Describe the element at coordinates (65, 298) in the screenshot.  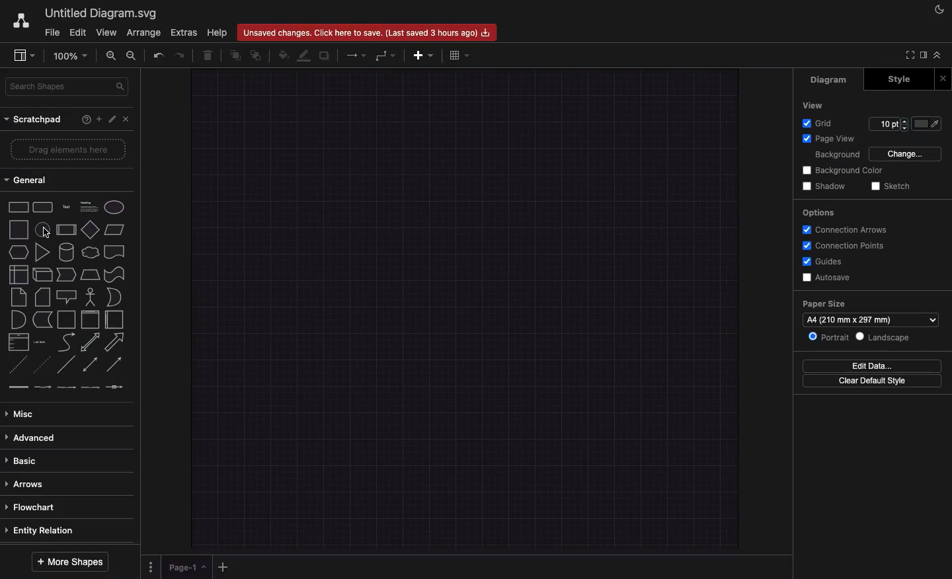
I see `Shapes` at that location.